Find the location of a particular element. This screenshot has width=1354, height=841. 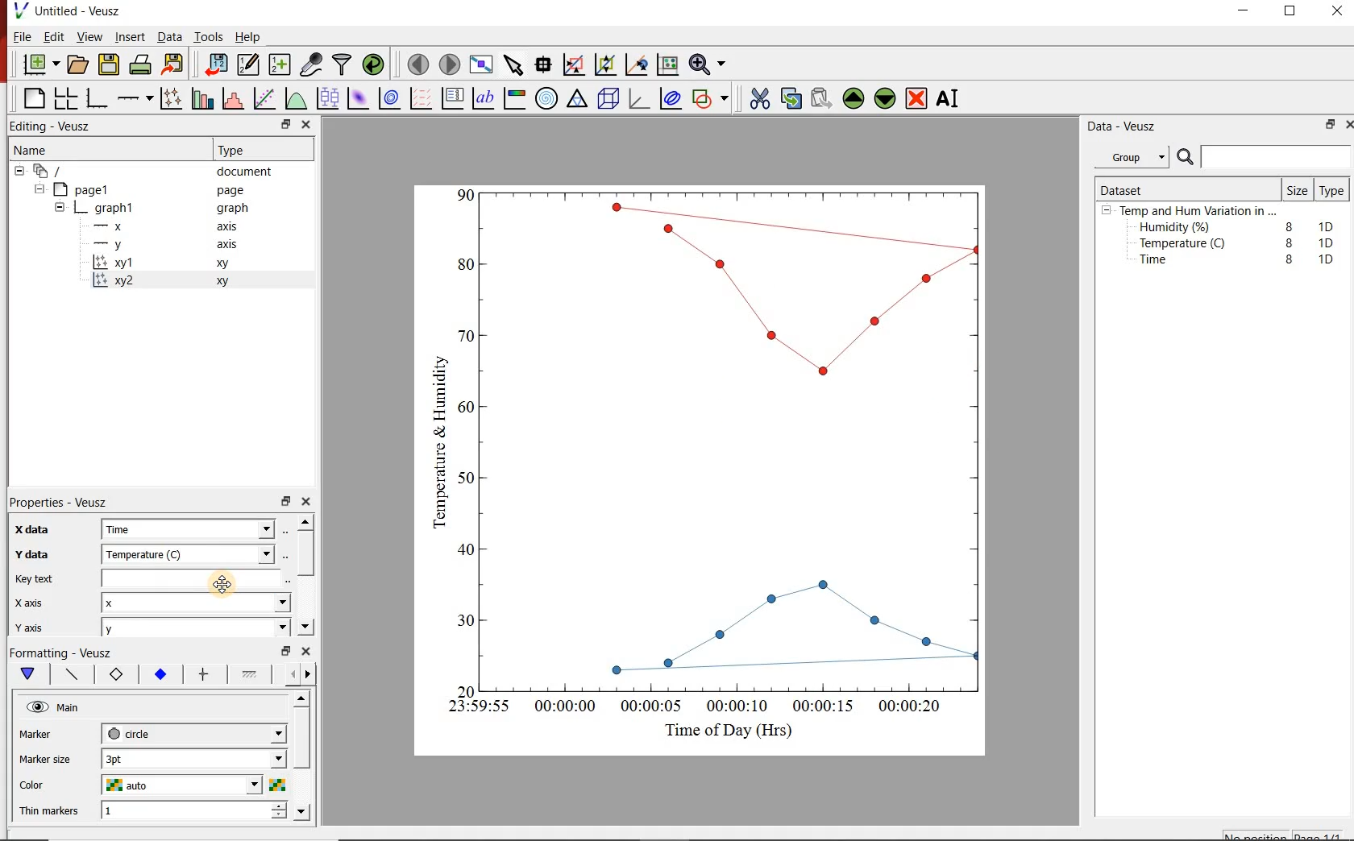

plot key is located at coordinates (455, 98).